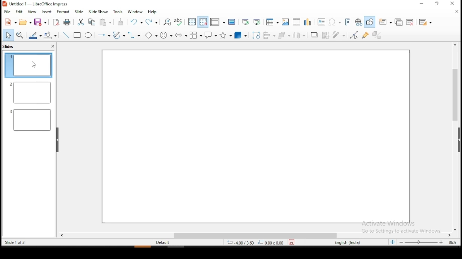  I want to click on callout shape, so click(212, 35).